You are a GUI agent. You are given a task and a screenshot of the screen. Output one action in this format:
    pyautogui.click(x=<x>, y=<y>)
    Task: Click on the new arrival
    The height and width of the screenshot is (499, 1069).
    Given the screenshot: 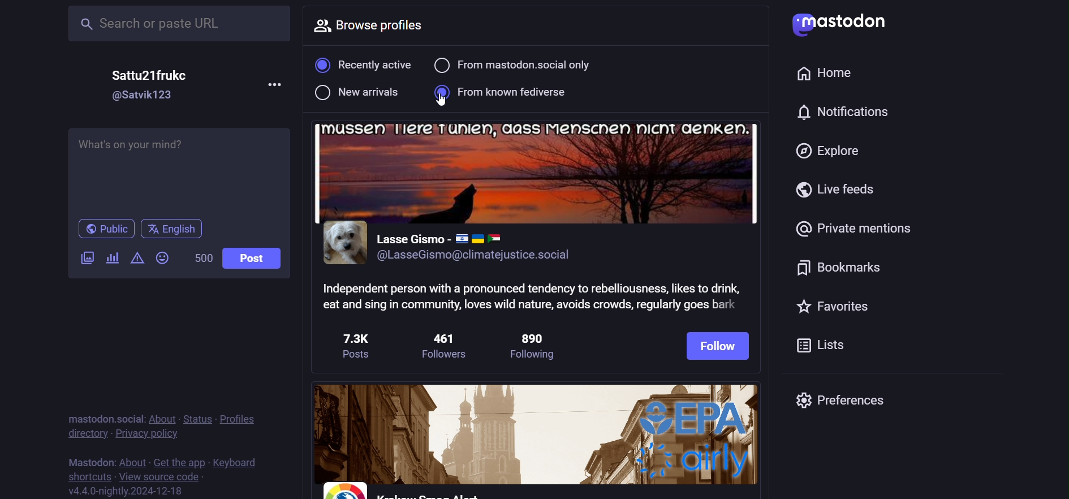 What is the action you would take?
    pyautogui.click(x=361, y=93)
    